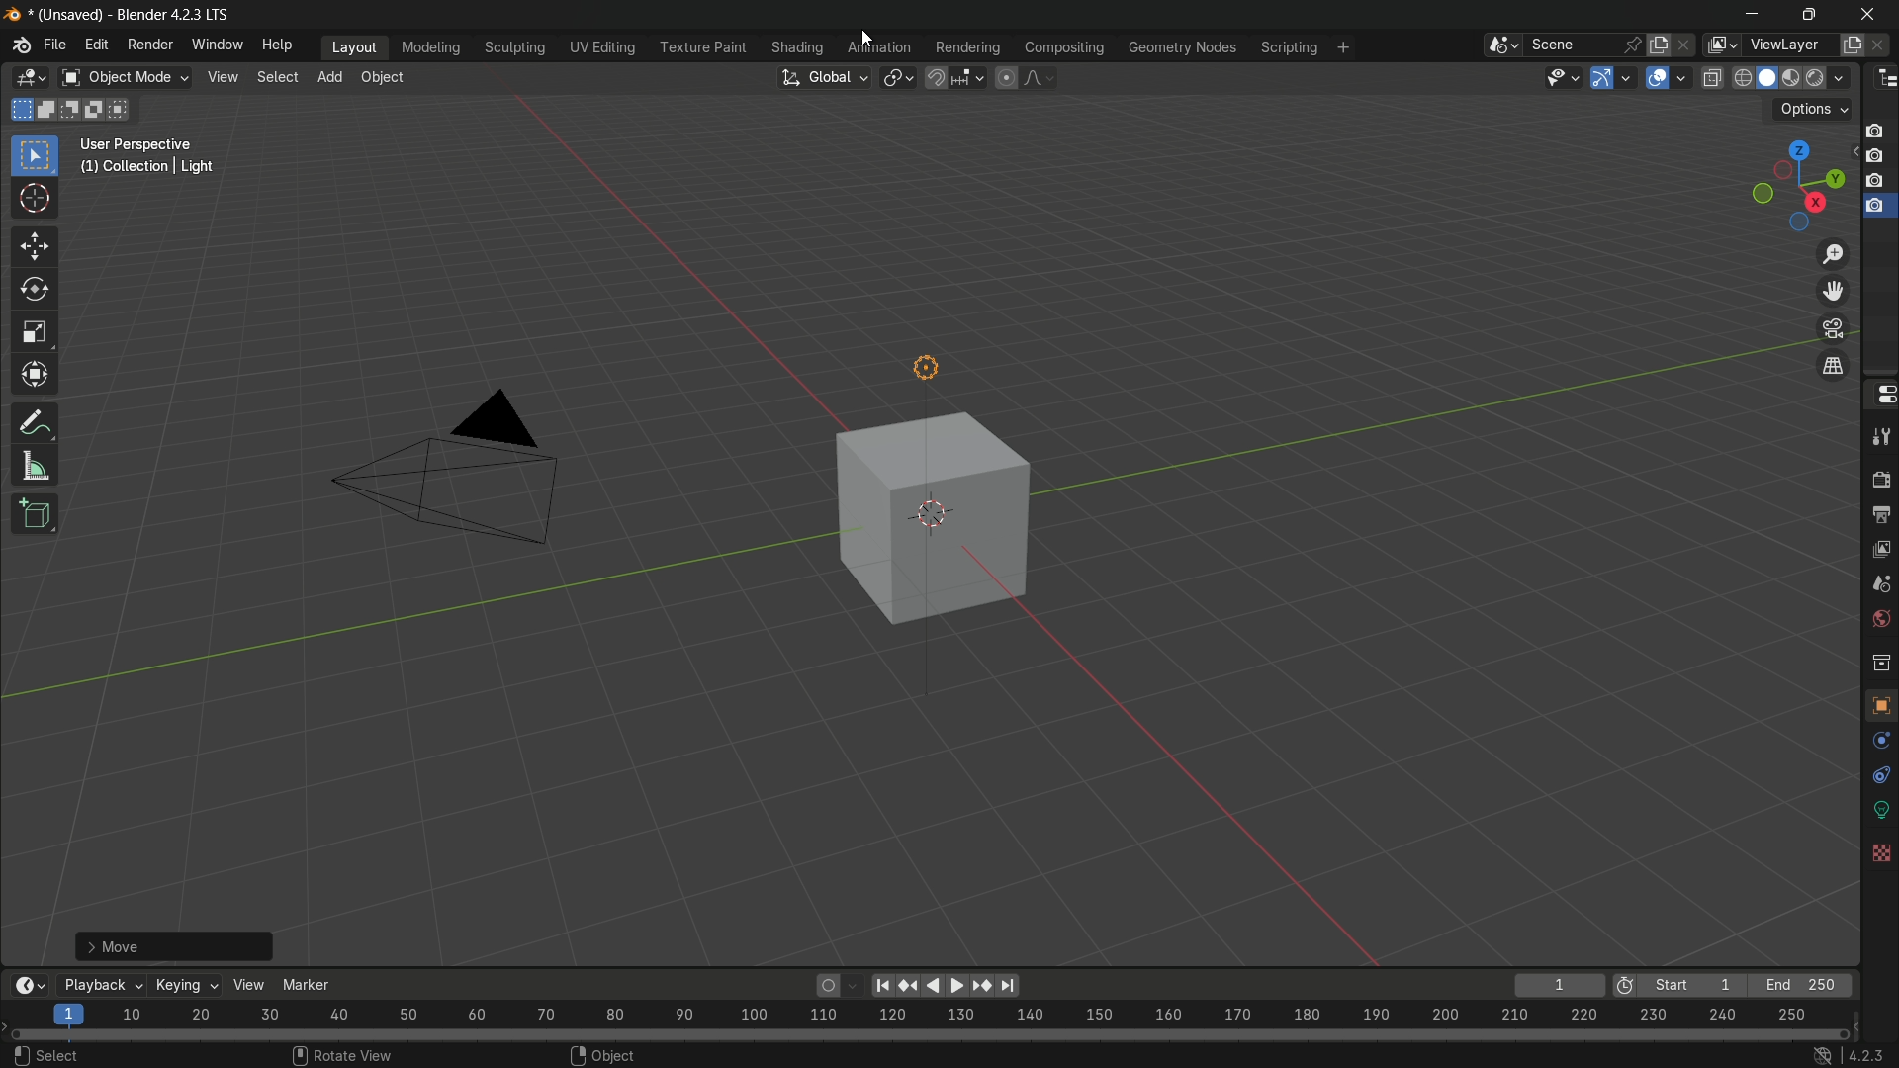 This screenshot has height=1068, width=1899. I want to click on modeling menu, so click(431, 48).